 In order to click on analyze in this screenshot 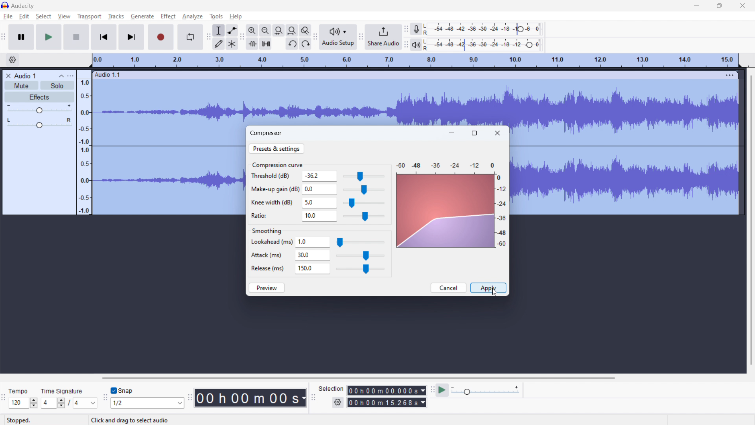, I will do `click(192, 17)`.